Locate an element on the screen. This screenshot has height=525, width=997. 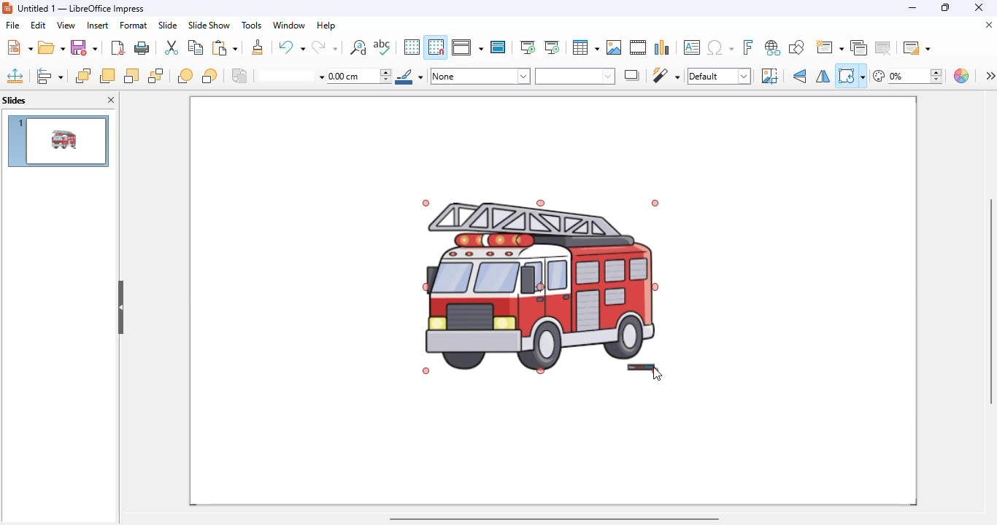
insert text box is located at coordinates (691, 47).